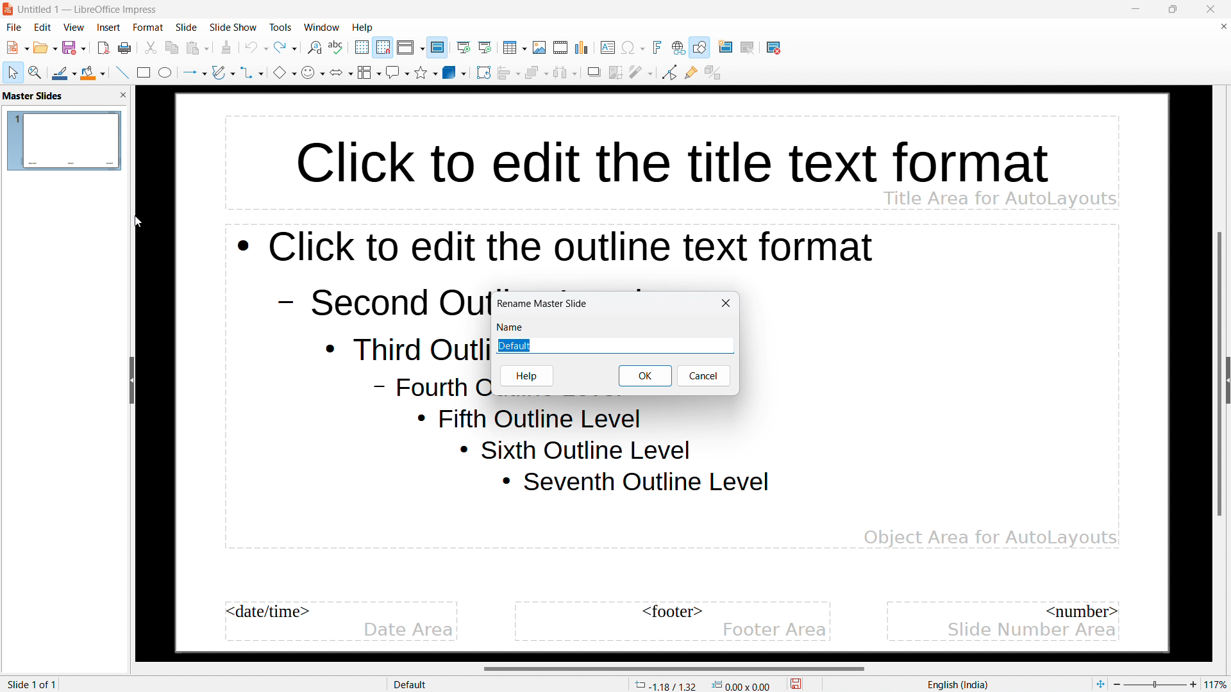 This screenshot has height=692, width=1231. What do you see at coordinates (526, 376) in the screenshot?
I see `help` at bounding box center [526, 376].